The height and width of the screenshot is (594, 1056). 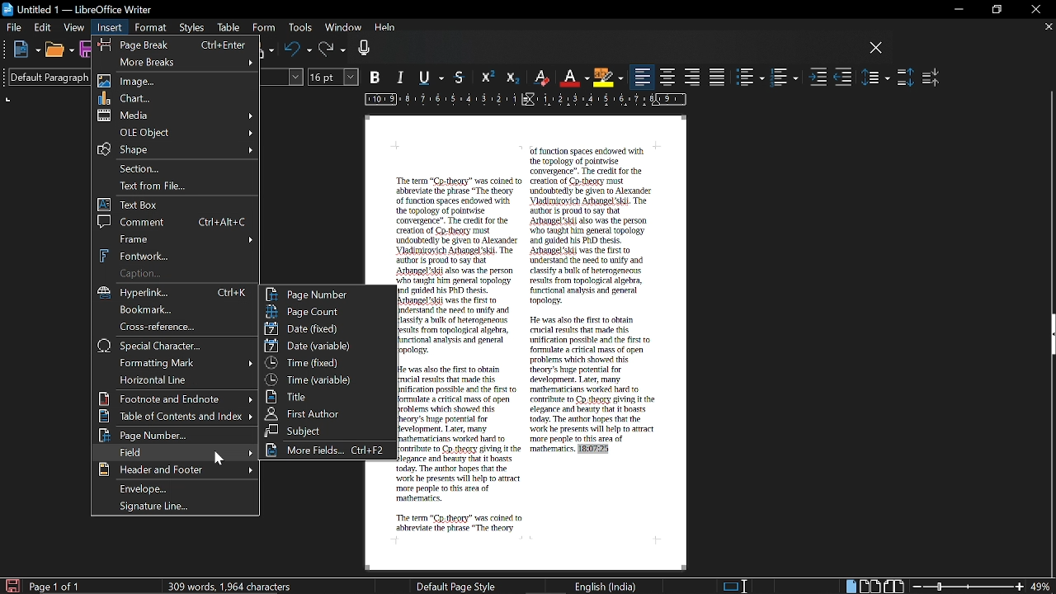 I want to click on of function spaces endowed with the topology of pointwise convergence". The credit for the creation of Cp theory must undoubtedly be given to Alexander Vladimirovich Arbangel'skil. The author is proud to say that Arbangel'skii also was the person who taught him general topology and guided his PhD thesis. Arbangel'skil was the first to understand the need to unify and classify a bulk of herogeneous results from topological algebra, functional analysis and general topology.  He was also the first to obtain crucial results that made this unification possible and the first to formulate a critical mass of open problems which showed this theory's huge potential for development. Later, many mathematicians worked hard to contribute to Co theory giving it the elegance and beauty that it boasts today. The author hopes that the work he presents will help to attract more people to this area of , so click(x=593, y=295).